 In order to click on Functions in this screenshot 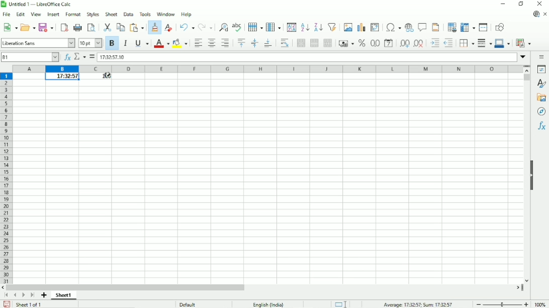, I will do `click(541, 126)`.